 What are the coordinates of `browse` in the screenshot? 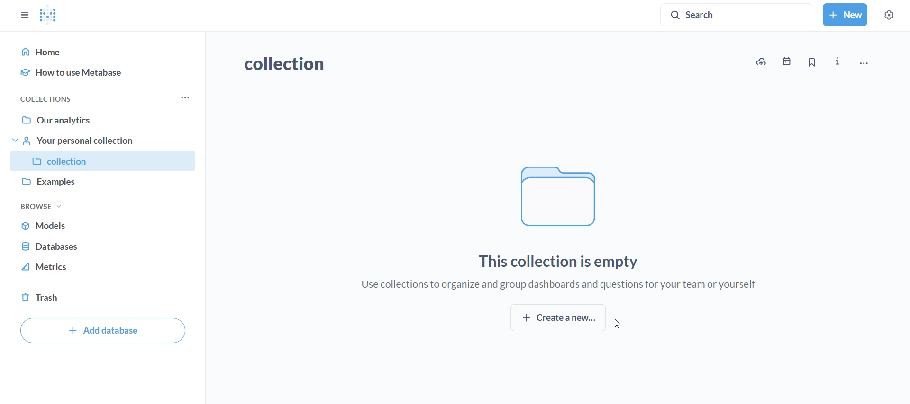 It's located at (44, 207).